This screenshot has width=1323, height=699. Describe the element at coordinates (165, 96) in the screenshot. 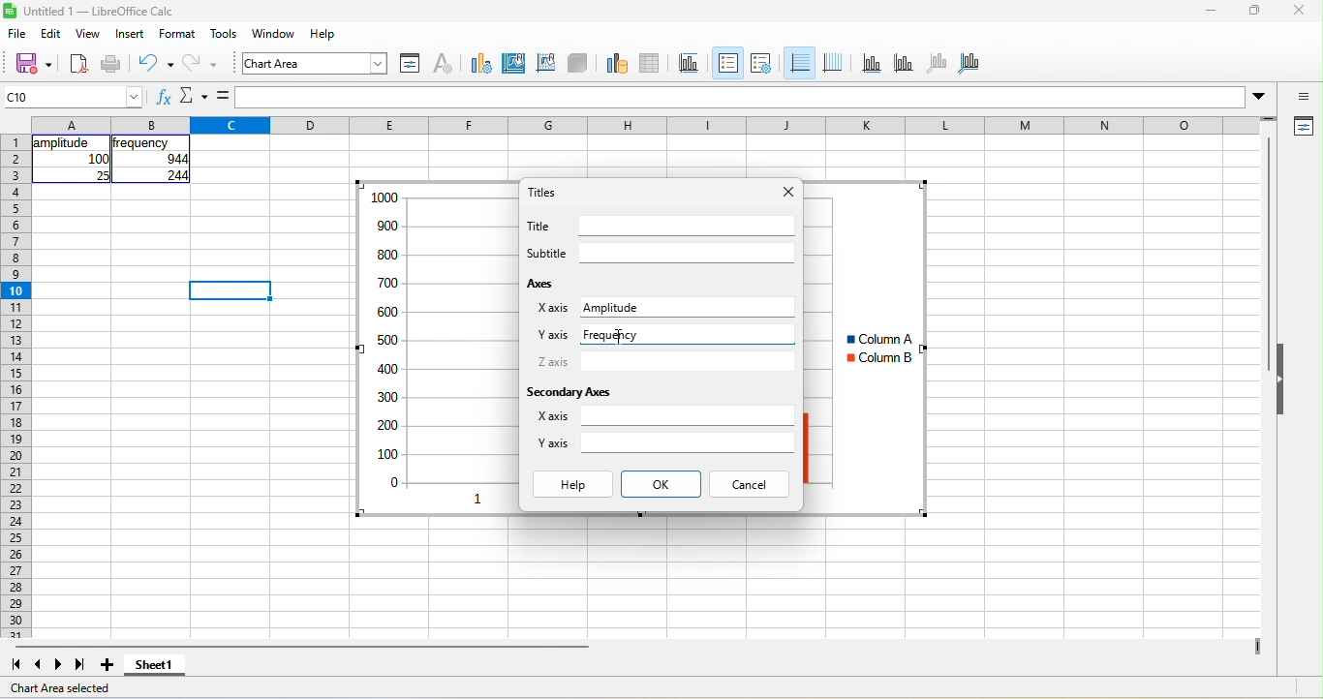

I see `fx` at that location.